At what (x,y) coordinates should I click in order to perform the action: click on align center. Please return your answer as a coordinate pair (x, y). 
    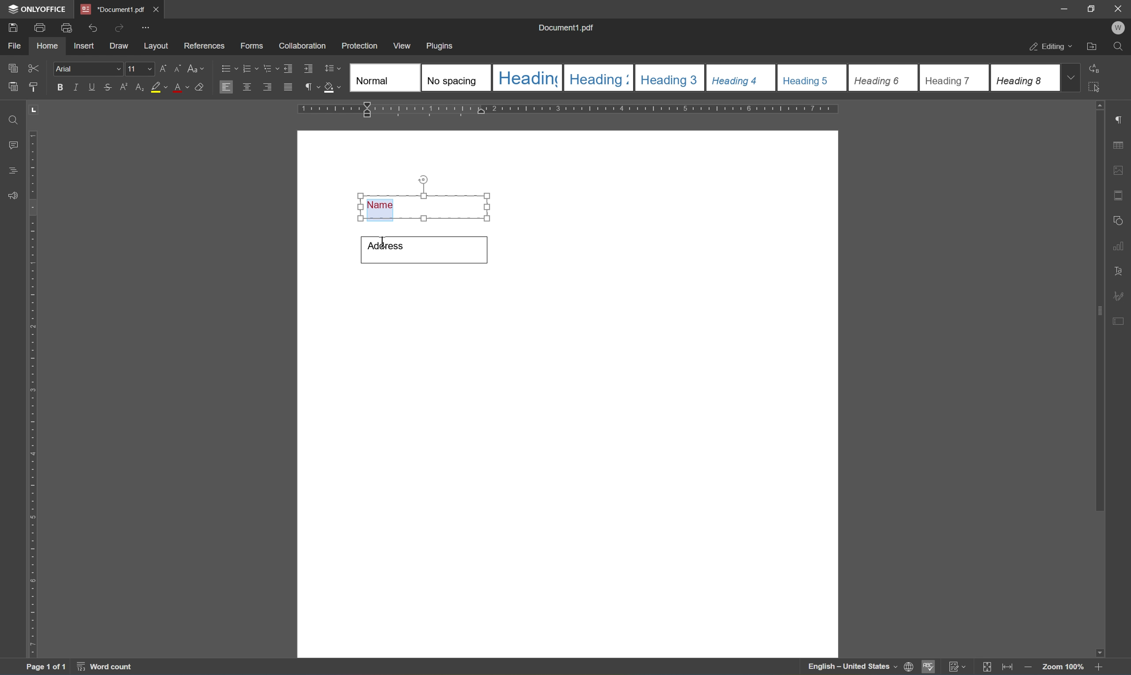
    Looking at the image, I should click on (246, 87).